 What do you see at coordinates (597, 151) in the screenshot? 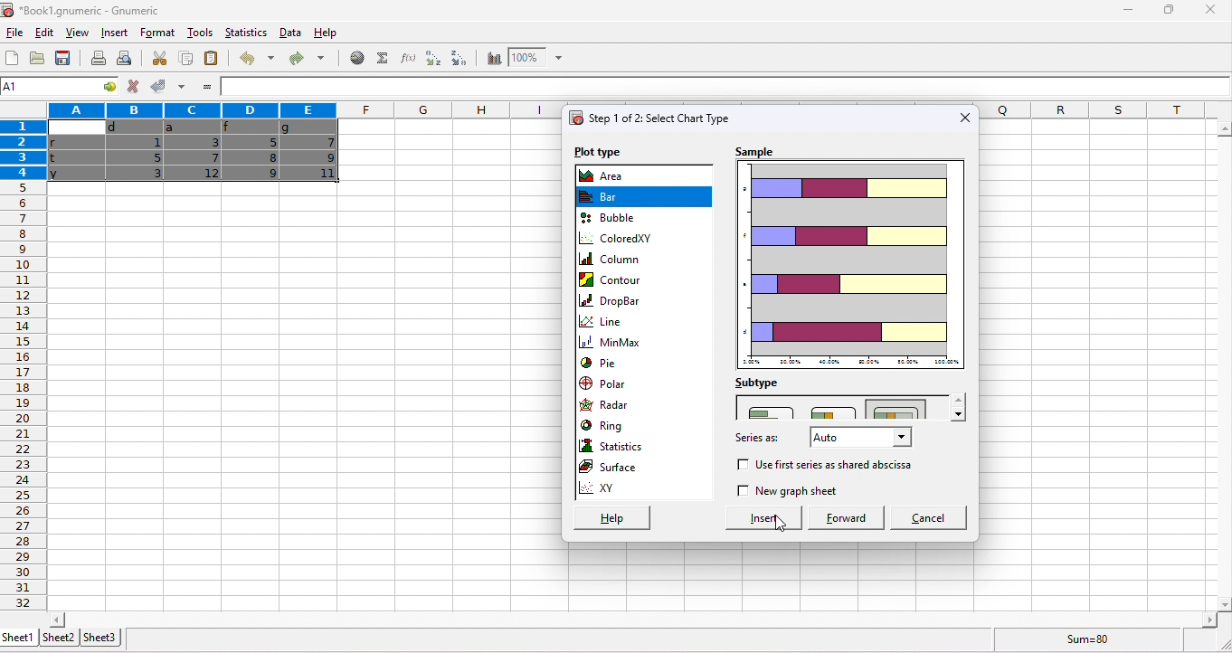
I see `plot type` at bounding box center [597, 151].